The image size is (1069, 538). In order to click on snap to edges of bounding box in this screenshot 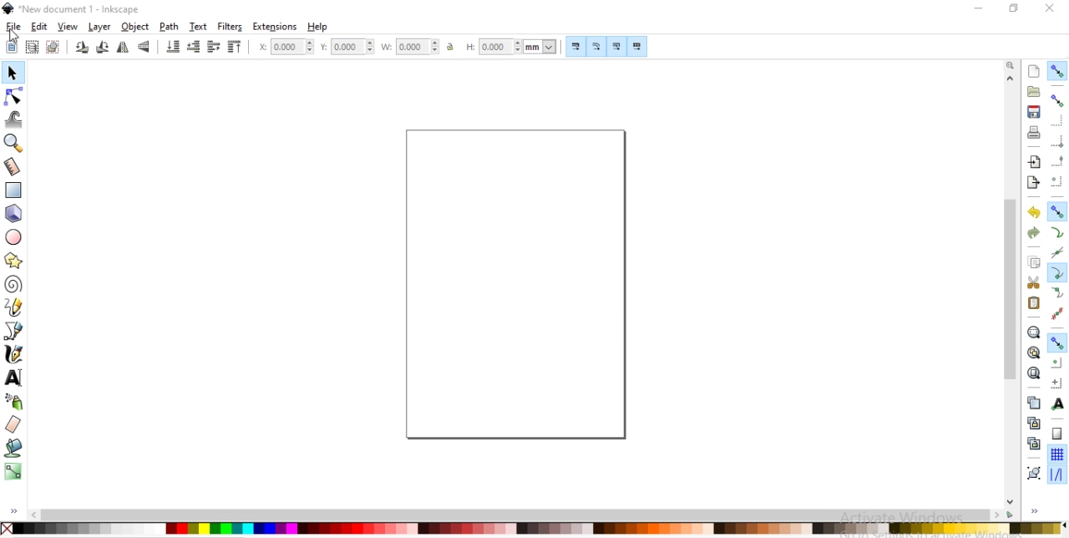, I will do `click(1058, 120)`.